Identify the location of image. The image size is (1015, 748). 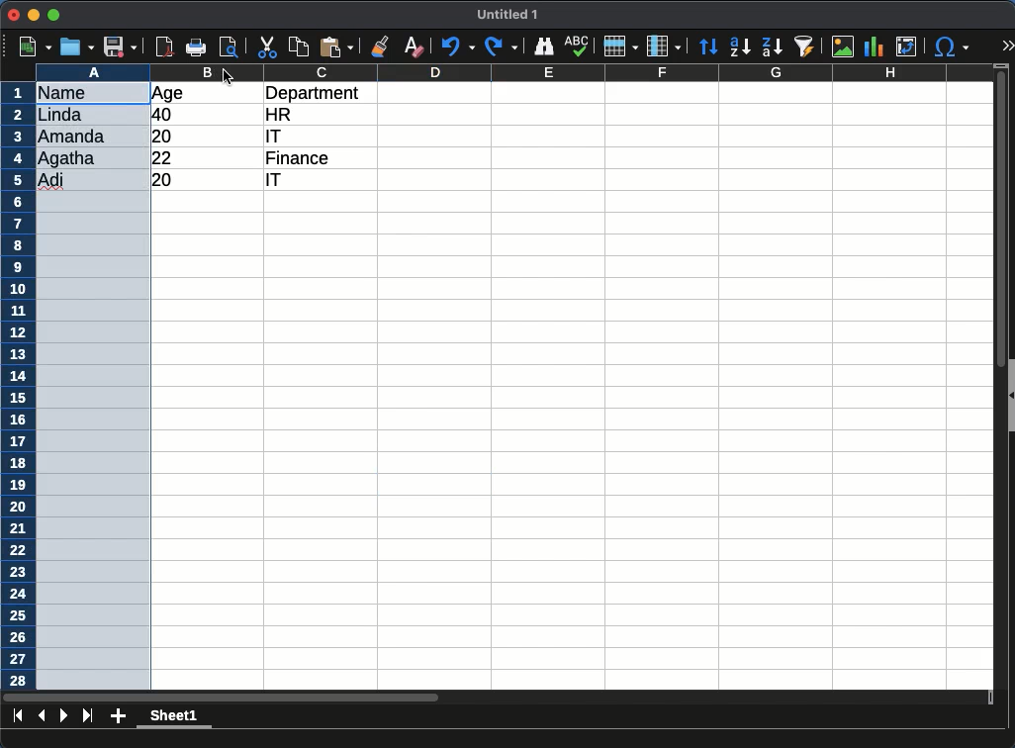
(842, 48).